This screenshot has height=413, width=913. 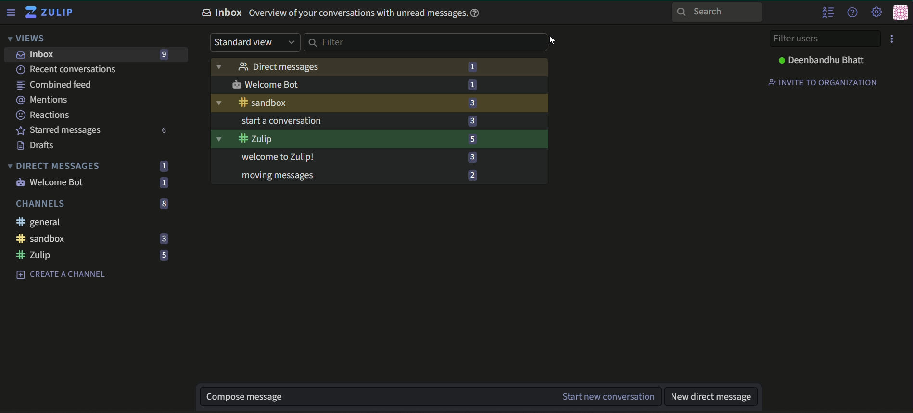 I want to click on new direct message, so click(x=710, y=398).